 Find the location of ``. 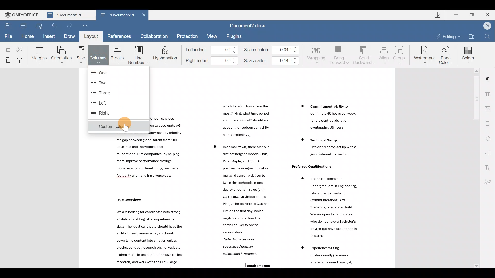

 is located at coordinates (311, 167).